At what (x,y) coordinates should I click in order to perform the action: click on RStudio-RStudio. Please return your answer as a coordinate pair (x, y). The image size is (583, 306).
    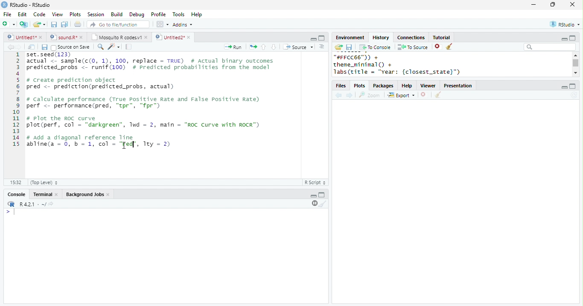
    Looking at the image, I should click on (32, 5).